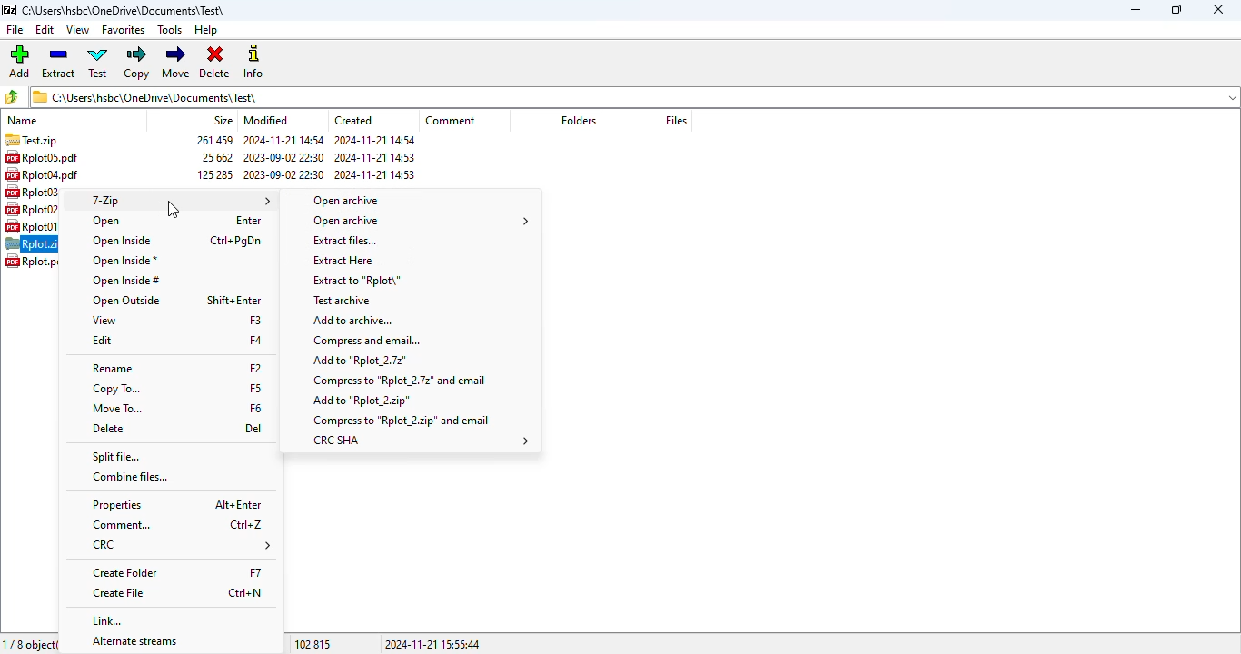 This screenshot has height=654, width=1241. What do you see at coordinates (44, 193) in the screenshot?
I see `Rplot03.pdf` at bounding box center [44, 193].